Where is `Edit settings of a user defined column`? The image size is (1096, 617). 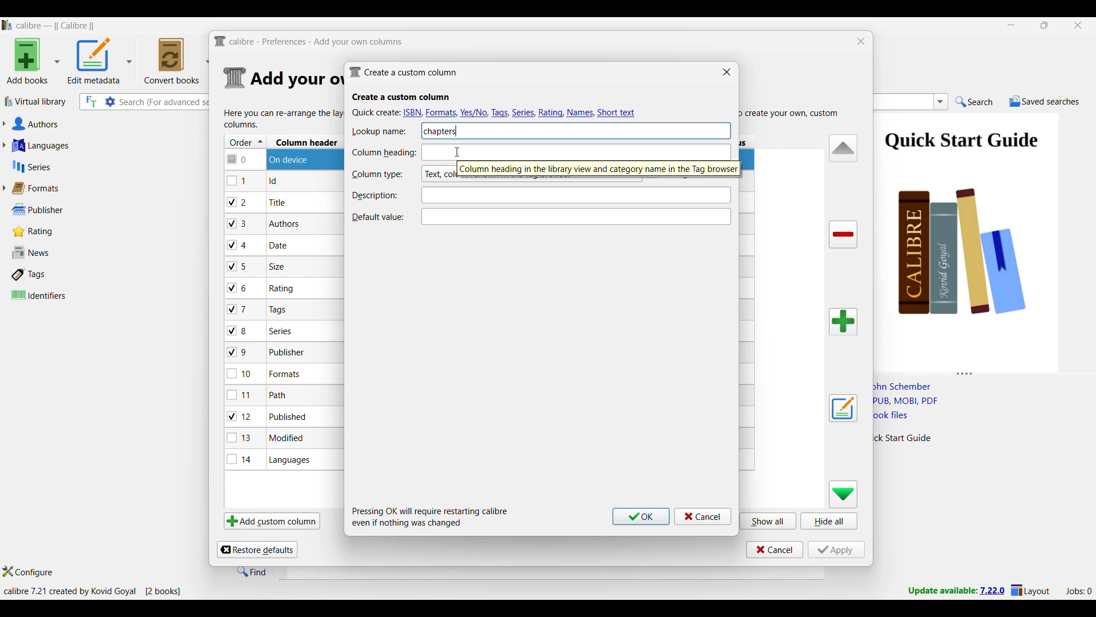 Edit settings of a user defined column is located at coordinates (843, 408).